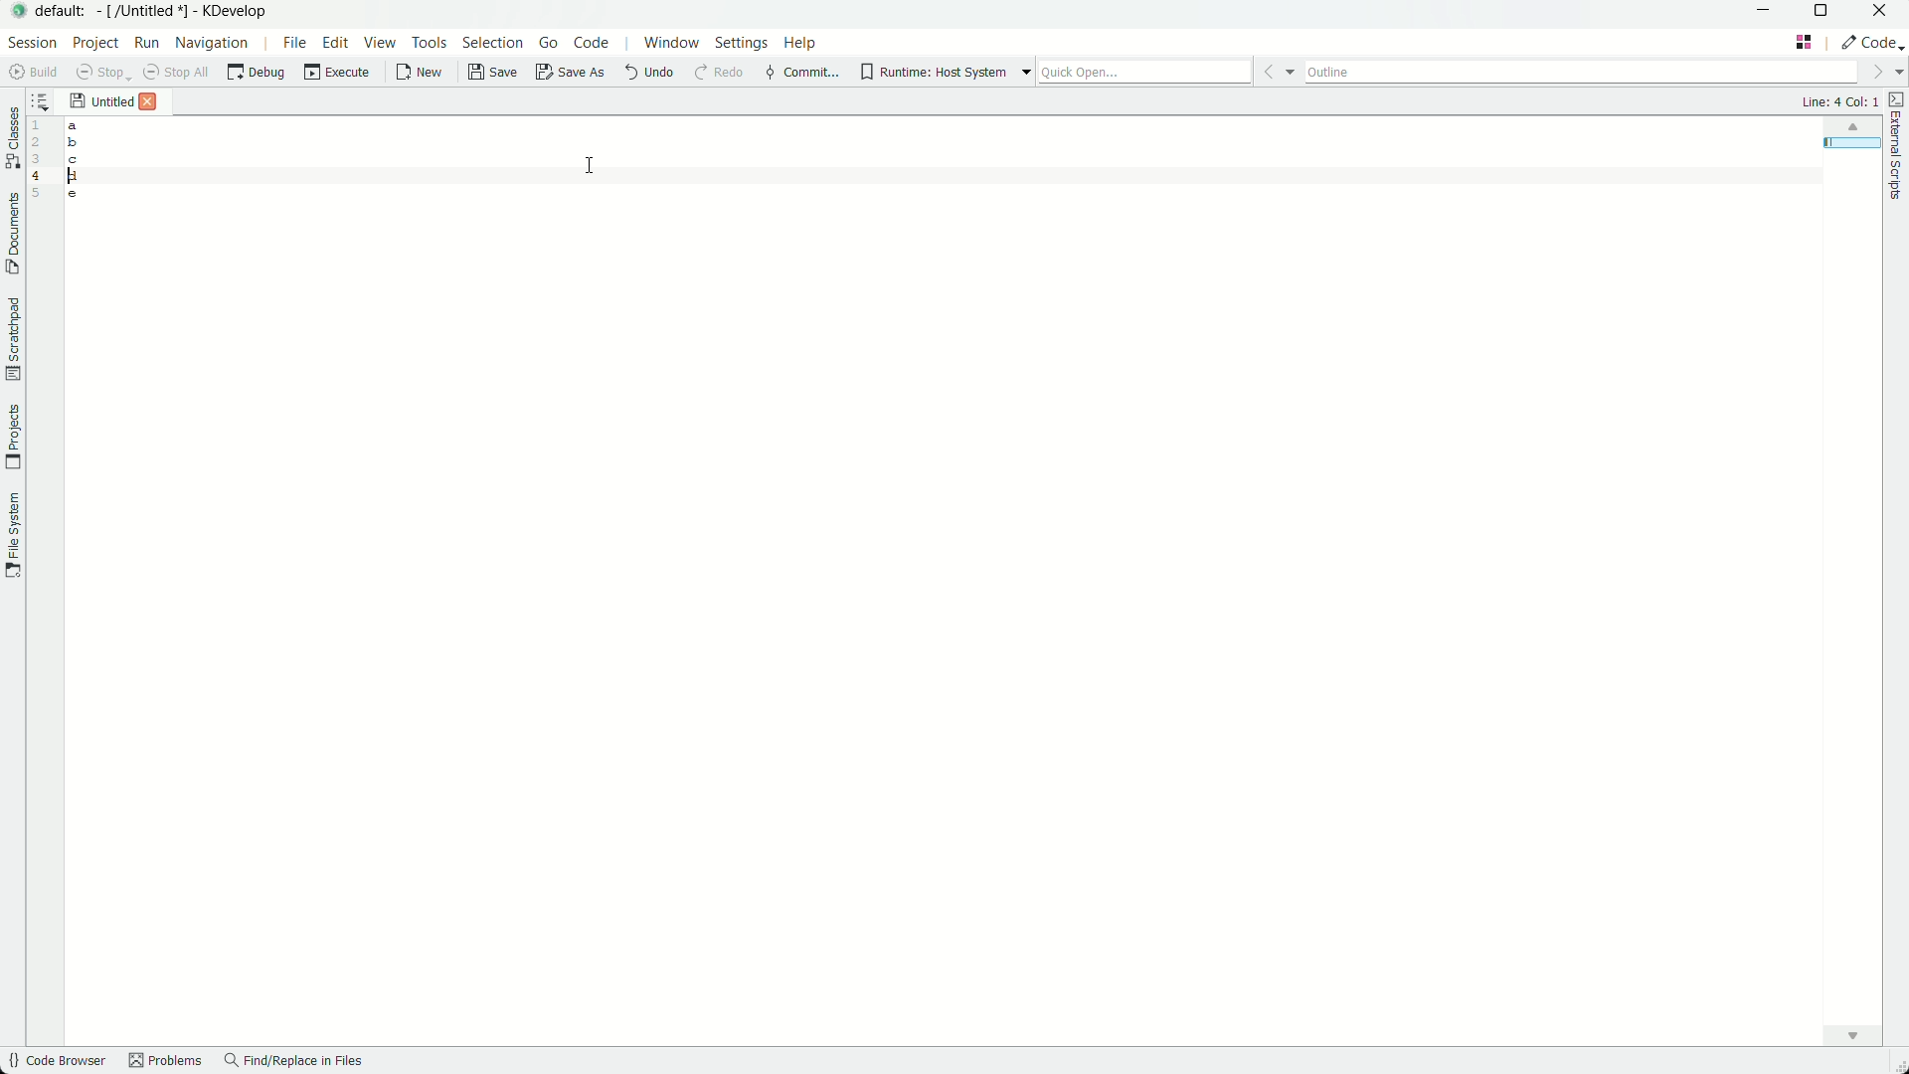  What do you see at coordinates (1883, 14) in the screenshot?
I see `close app` at bounding box center [1883, 14].